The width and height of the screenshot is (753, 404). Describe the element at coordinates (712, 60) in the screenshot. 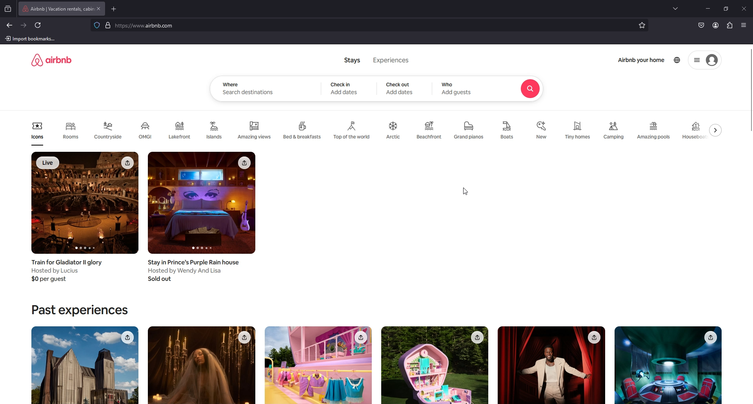

I see `Account avatar ` at that location.